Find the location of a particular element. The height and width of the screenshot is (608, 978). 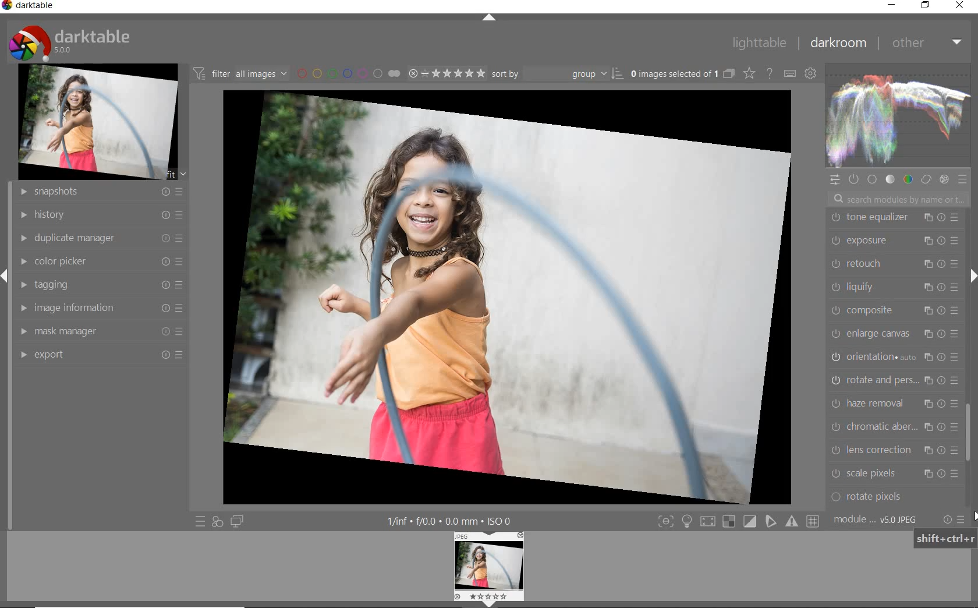

module order is located at coordinates (876, 521).